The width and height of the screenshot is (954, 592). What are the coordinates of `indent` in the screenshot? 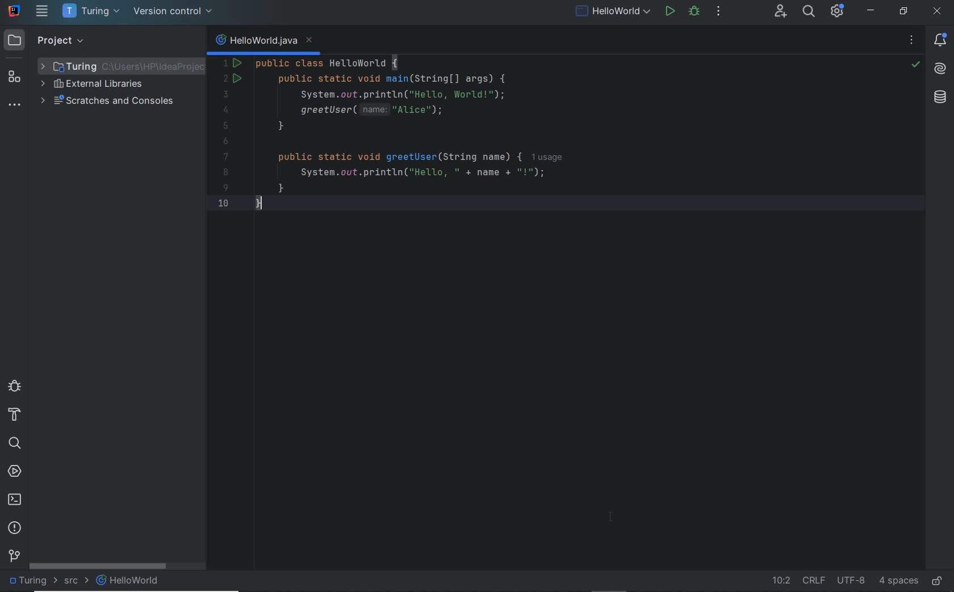 It's located at (898, 581).